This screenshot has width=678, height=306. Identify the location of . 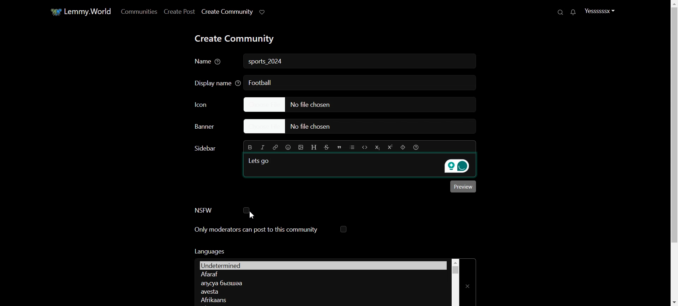
(235, 39).